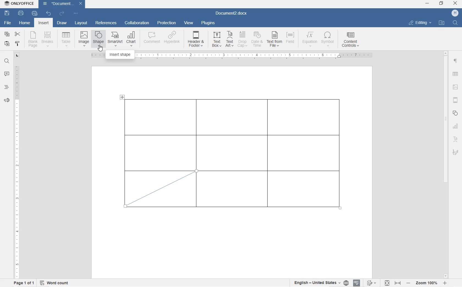 Image resolution: width=462 pixels, height=287 pixels. Describe the element at coordinates (456, 23) in the screenshot. I see `FIND` at that location.